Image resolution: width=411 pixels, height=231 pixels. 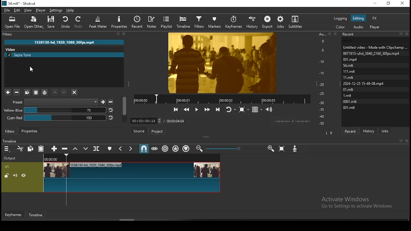 I want to click on Recent, so click(x=376, y=33).